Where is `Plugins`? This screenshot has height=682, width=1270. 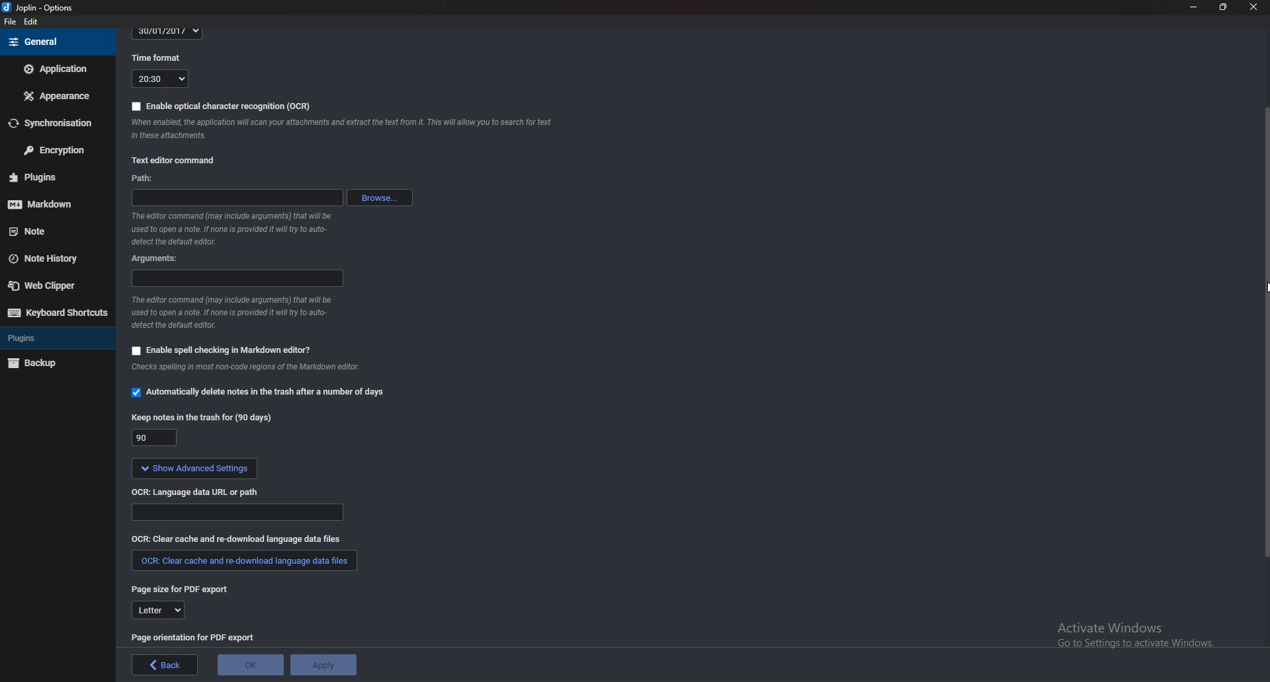 Plugins is located at coordinates (51, 176).